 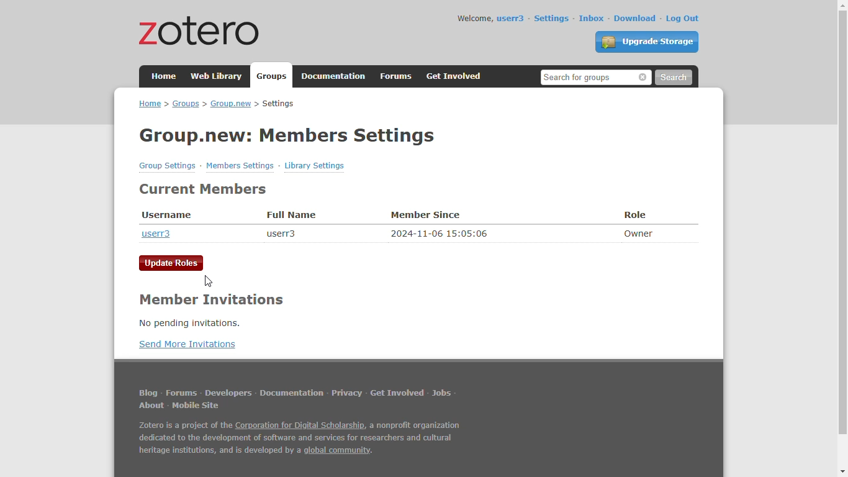 What do you see at coordinates (168, 166) in the screenshot?
I see `groups settings` at bounding box center [168, 166].